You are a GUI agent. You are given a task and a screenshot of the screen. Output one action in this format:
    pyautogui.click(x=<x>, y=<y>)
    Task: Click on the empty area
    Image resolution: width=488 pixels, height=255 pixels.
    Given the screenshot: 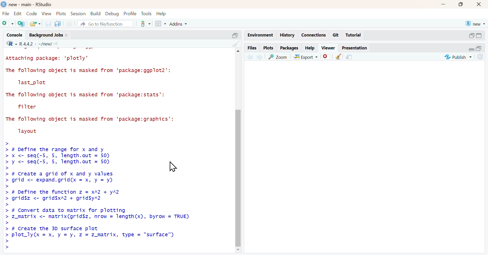 What is the action you would take?
    pyautogui.click(x=367, y=158)
    